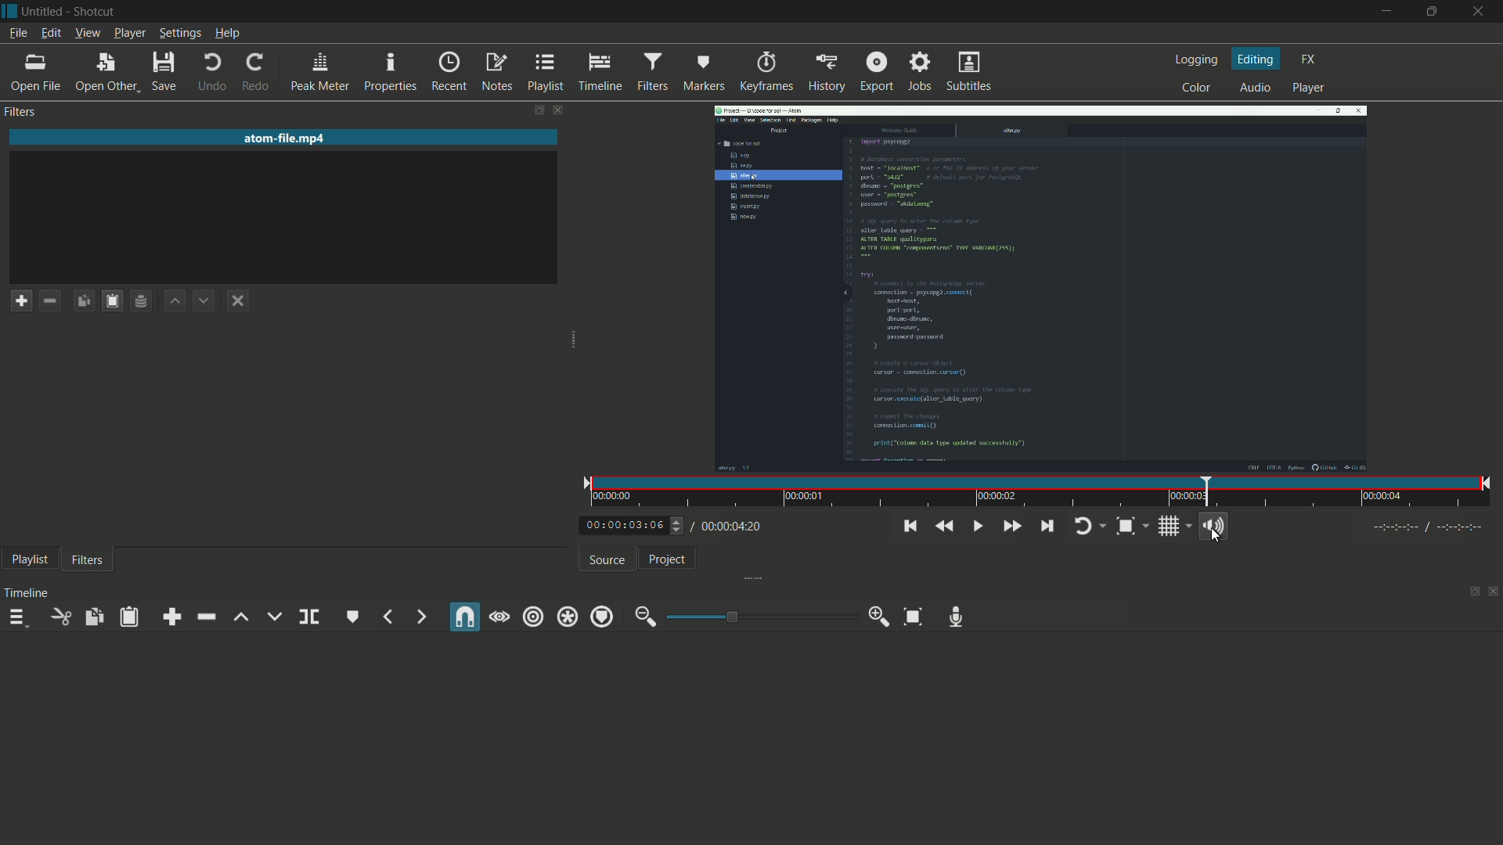 The width and height of the screenshot is (1503, 845). I want to click on timeline, so click(24, 595).